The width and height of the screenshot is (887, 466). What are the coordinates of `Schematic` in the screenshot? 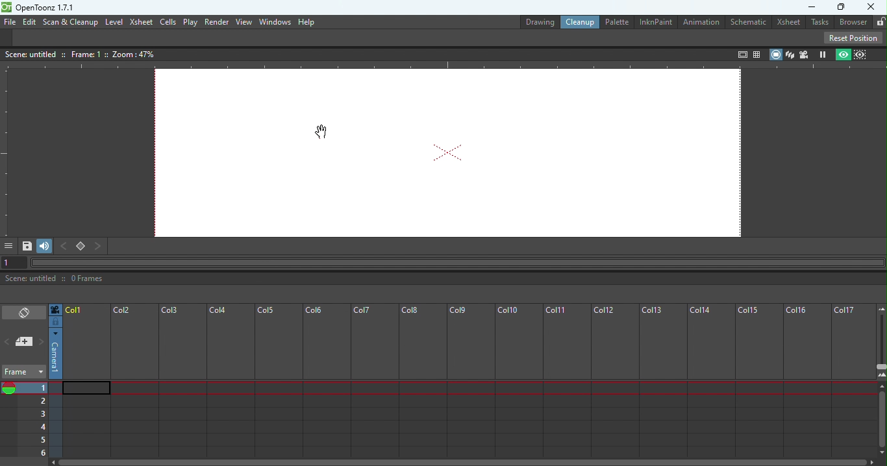 It's located at (750, 21).